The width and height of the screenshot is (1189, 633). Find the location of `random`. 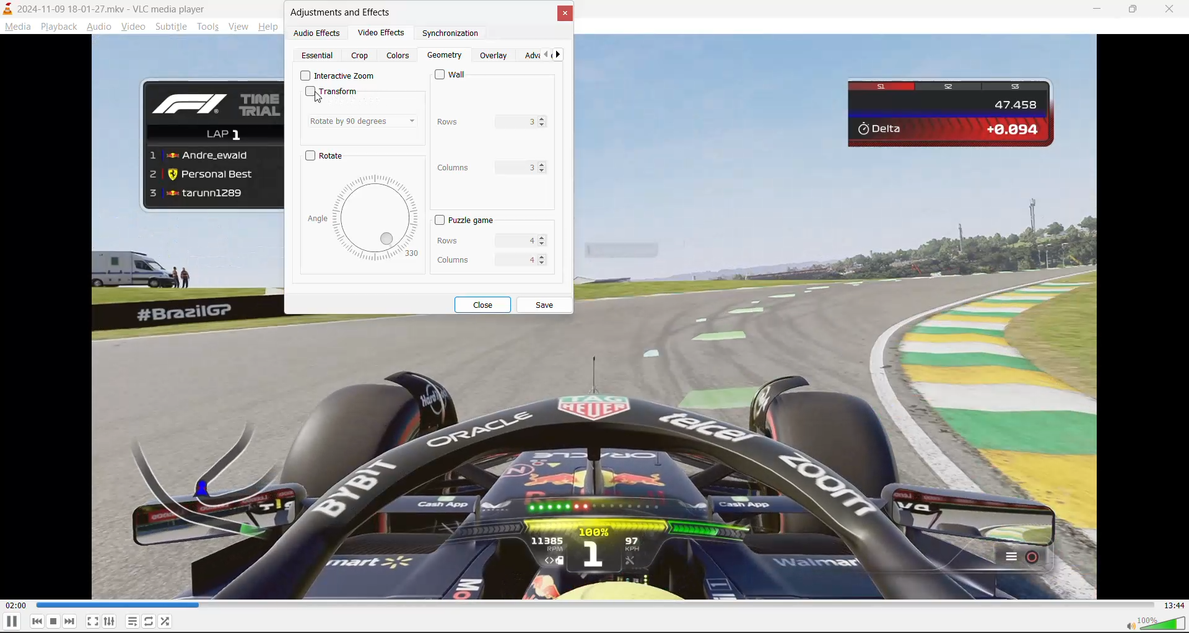

random is located at coordinates (166, 621).